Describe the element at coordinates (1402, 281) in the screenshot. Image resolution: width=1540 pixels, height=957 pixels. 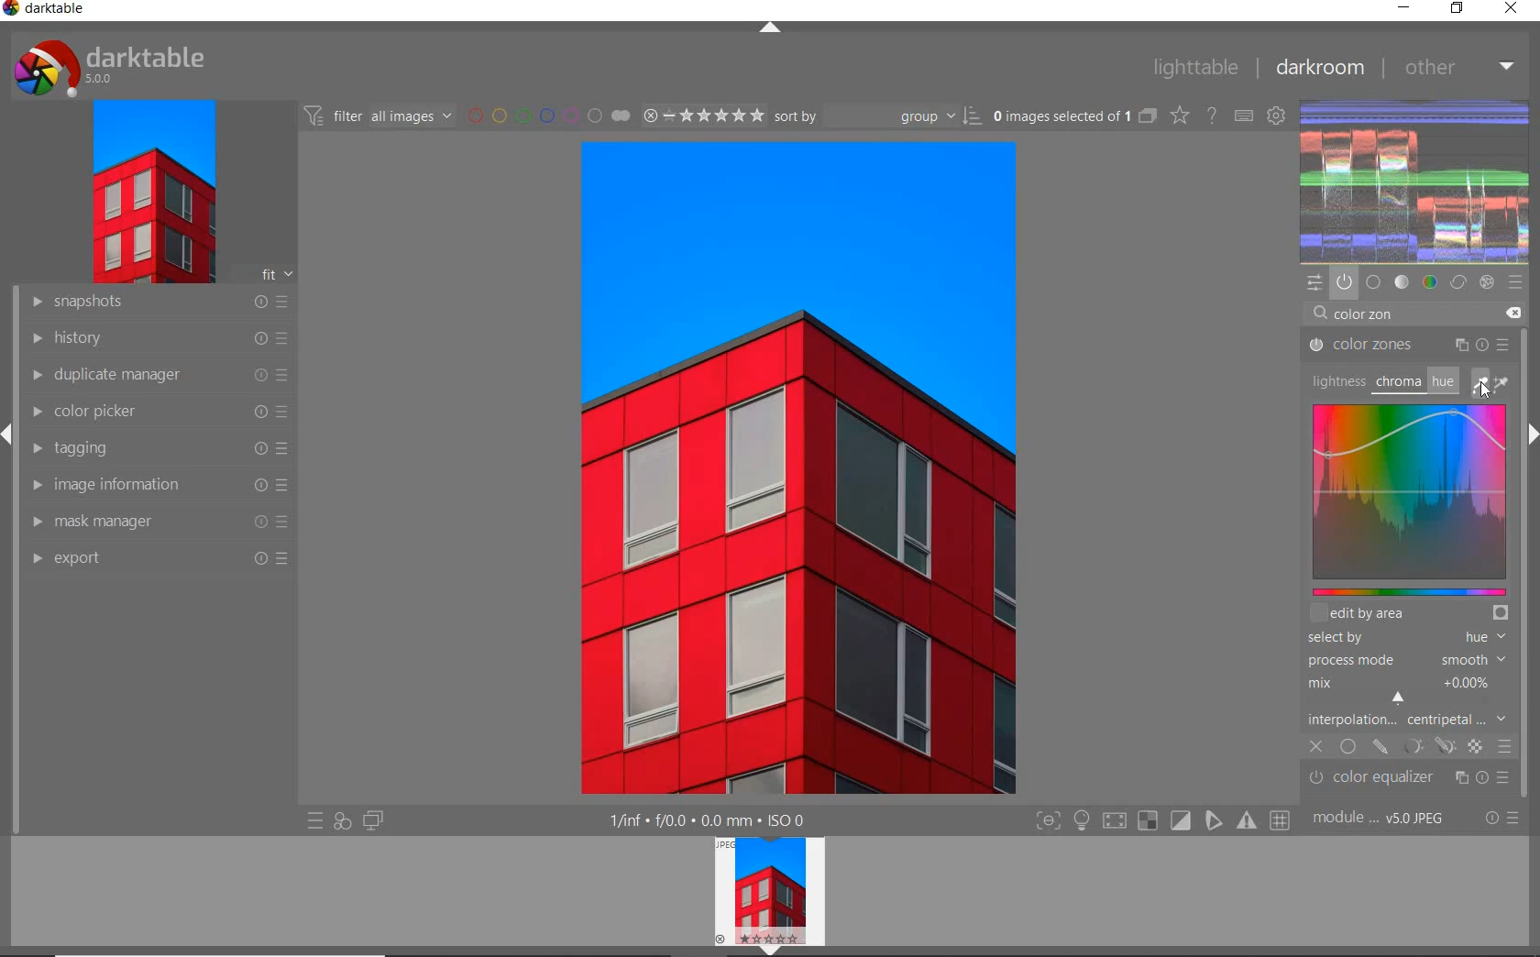
I see `tone` at that location.